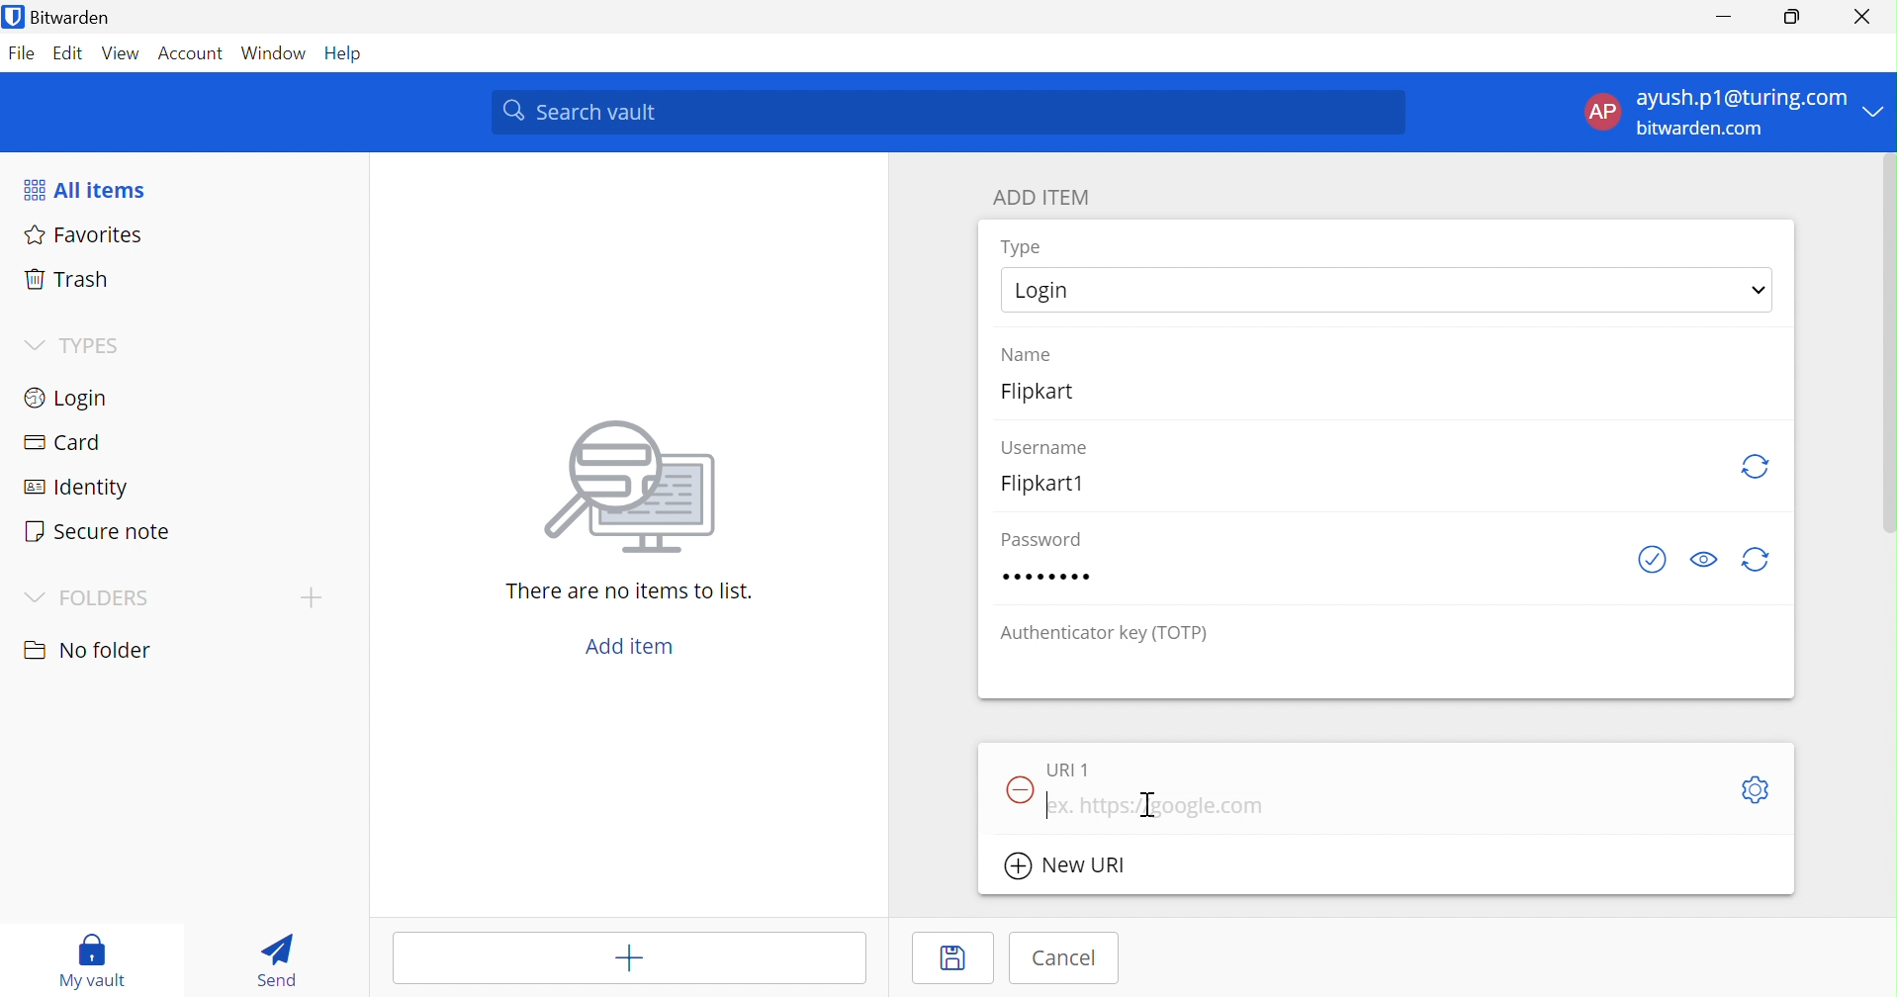 The width and height of the screenshot is (1897, 997). I want to click on Login, so click(1044, 292).